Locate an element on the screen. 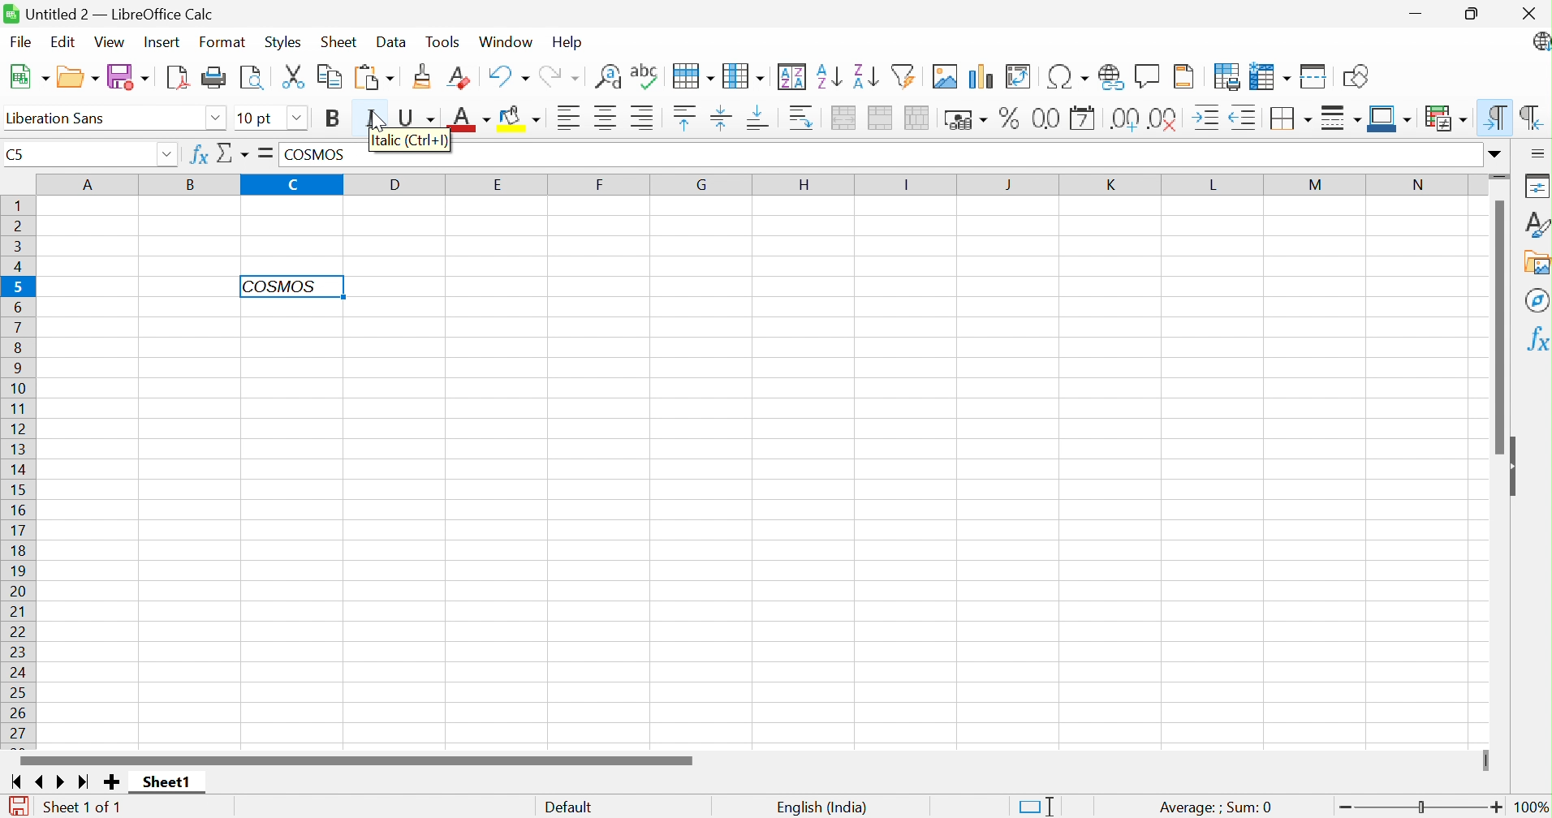 The height and width of the screenshot is (818, 1552). View is located at coordinates (110, 41).